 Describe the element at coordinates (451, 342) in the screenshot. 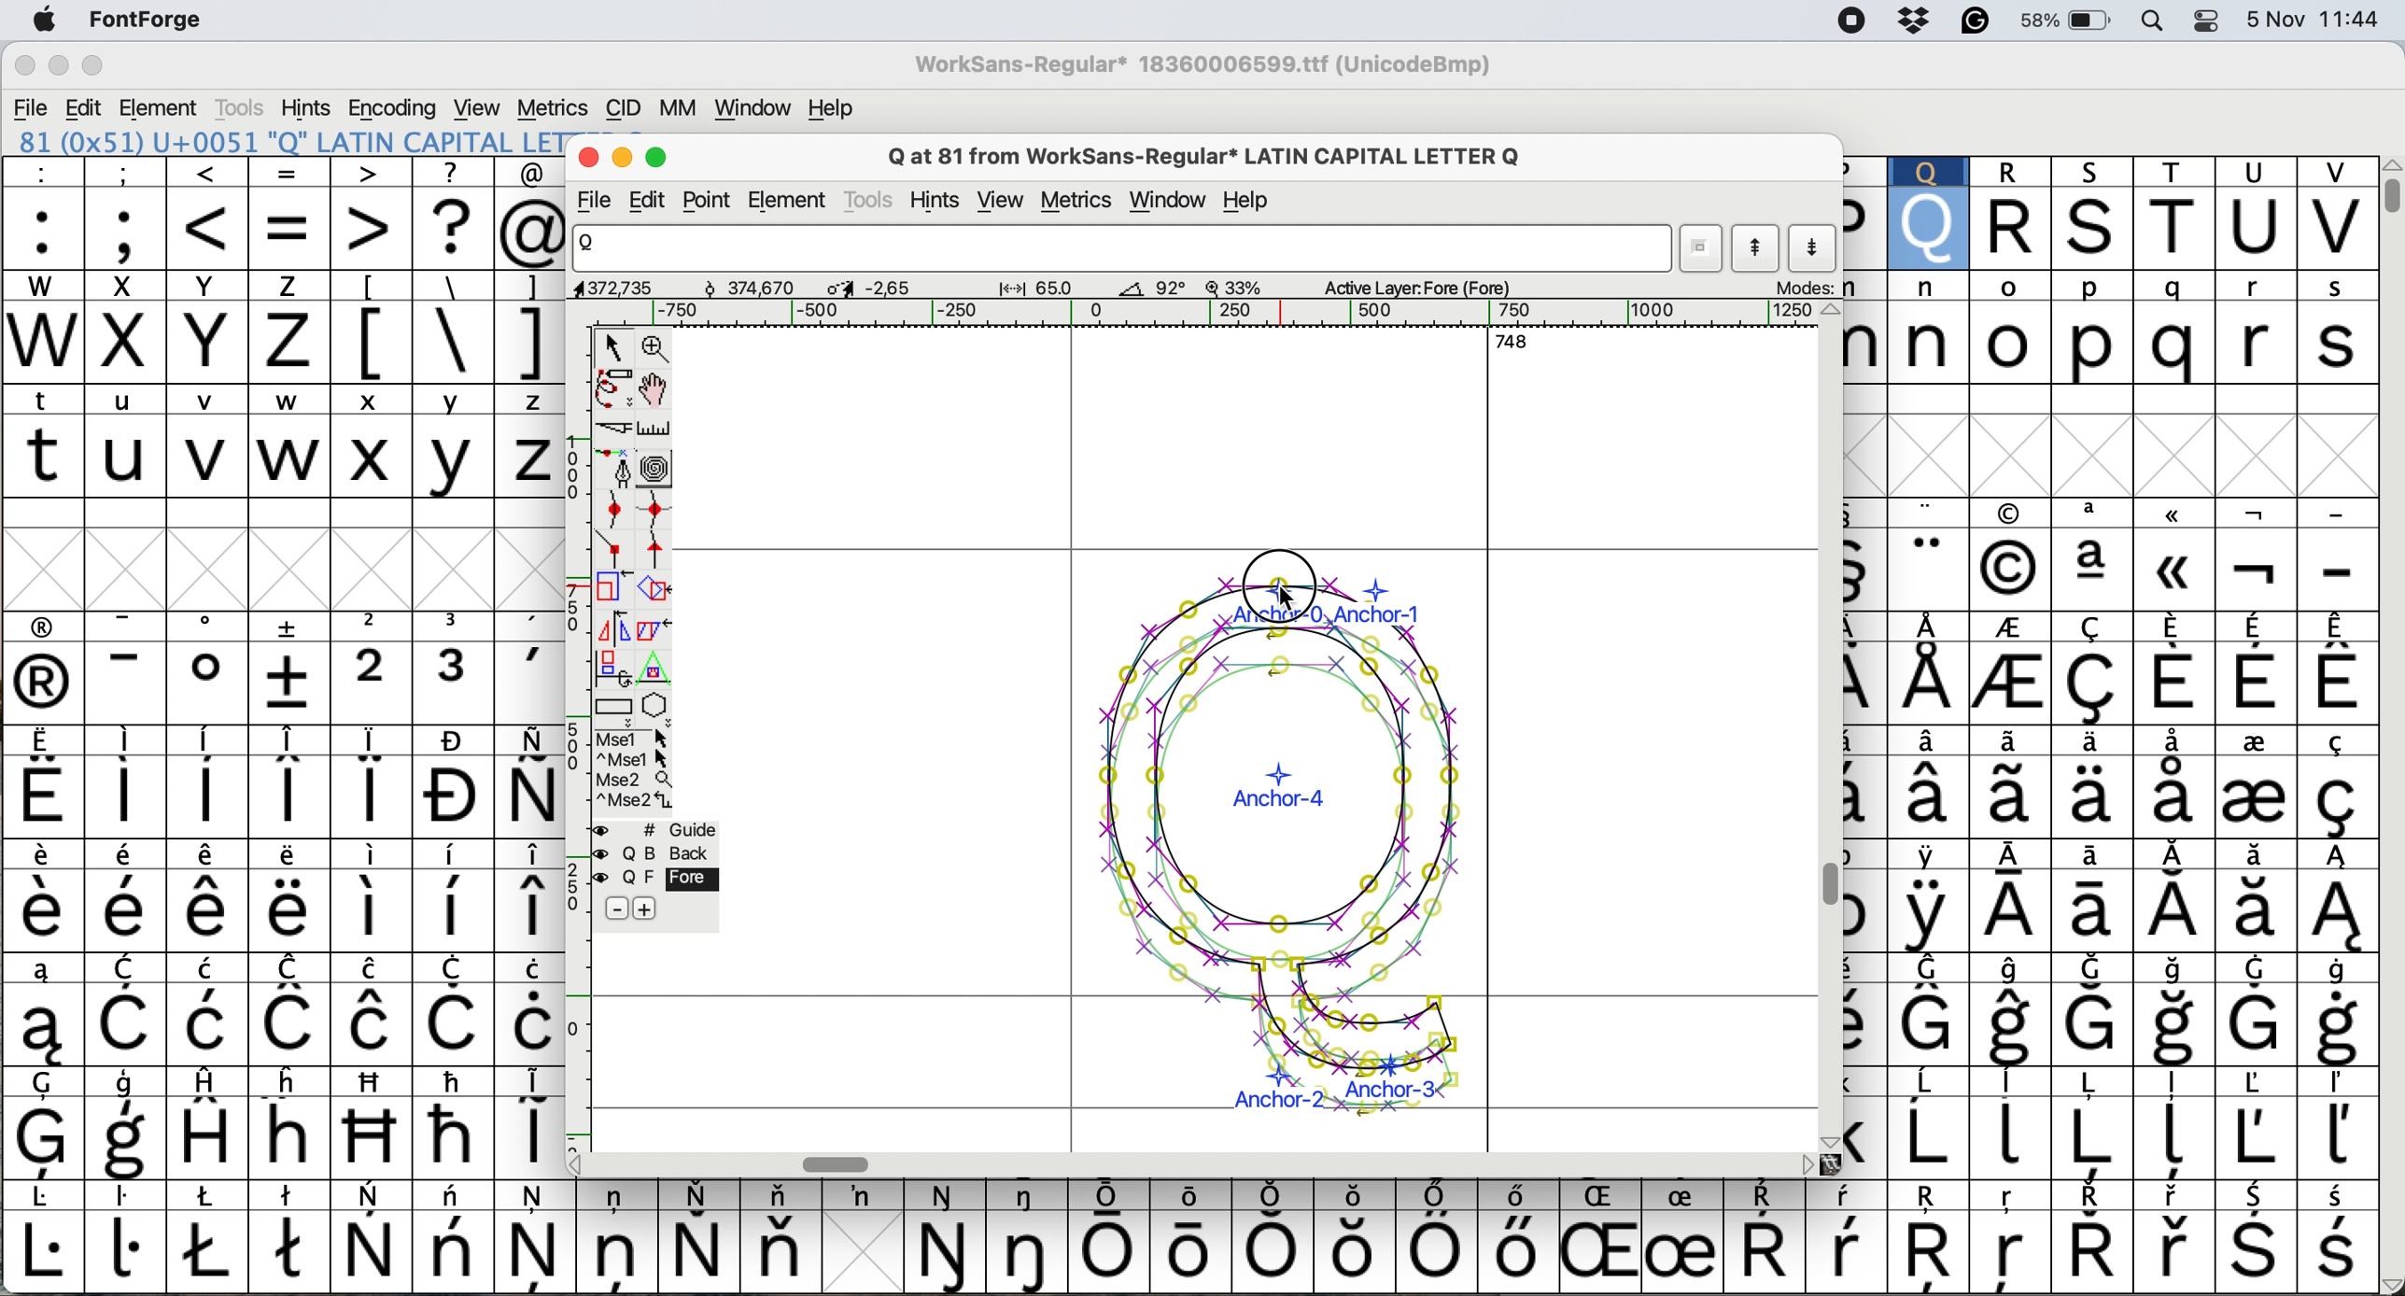

I see `special characters` at that location.